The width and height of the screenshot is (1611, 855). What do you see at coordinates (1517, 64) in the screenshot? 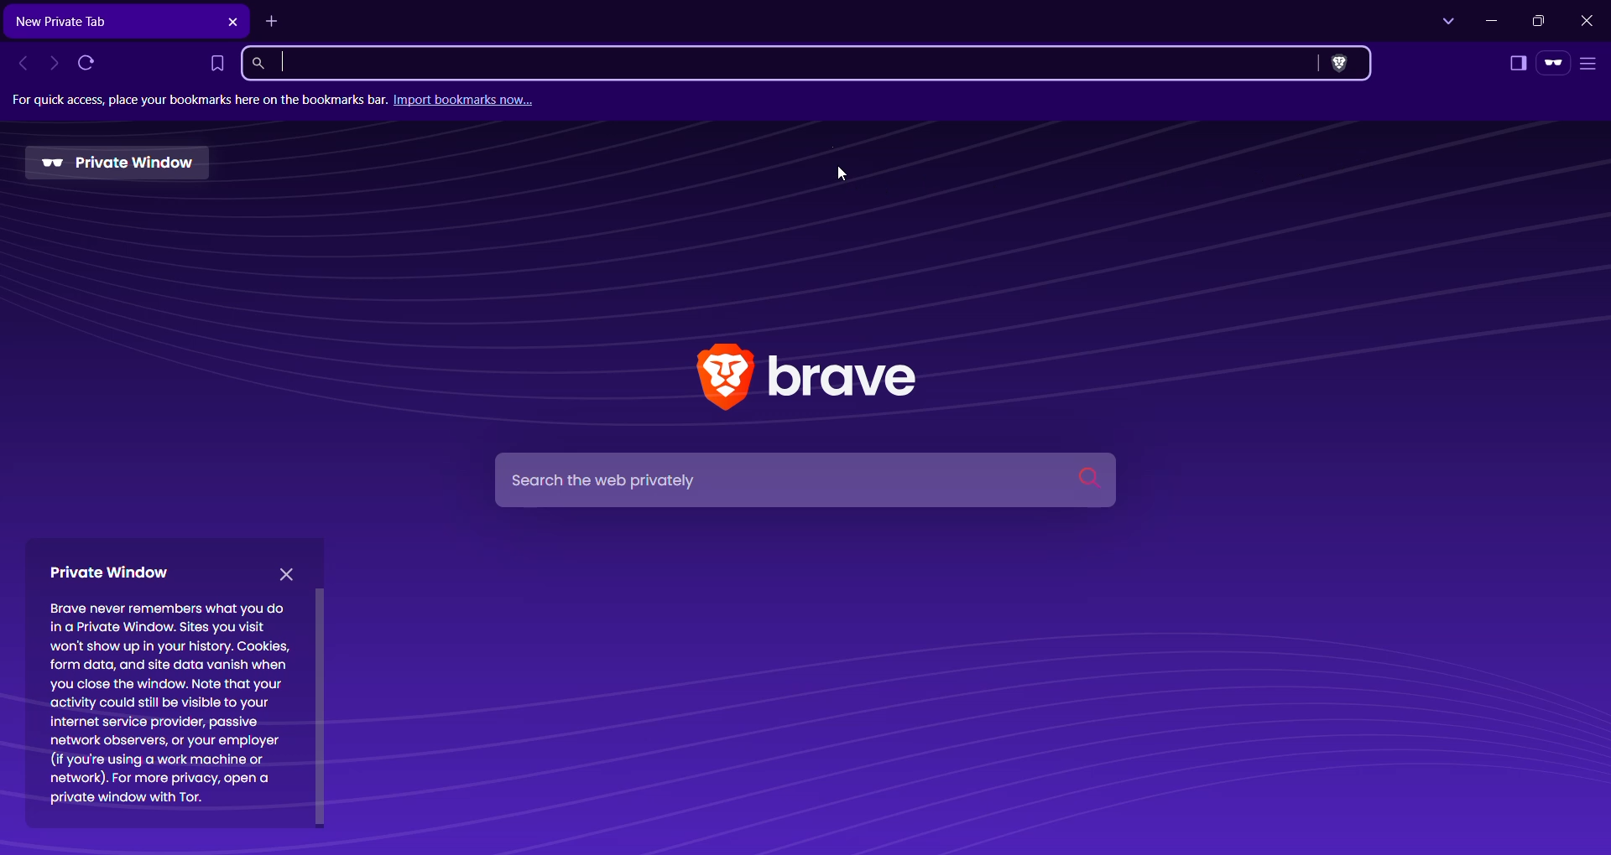
I see `Show Sidebar` at bounding box center [1517, 64].